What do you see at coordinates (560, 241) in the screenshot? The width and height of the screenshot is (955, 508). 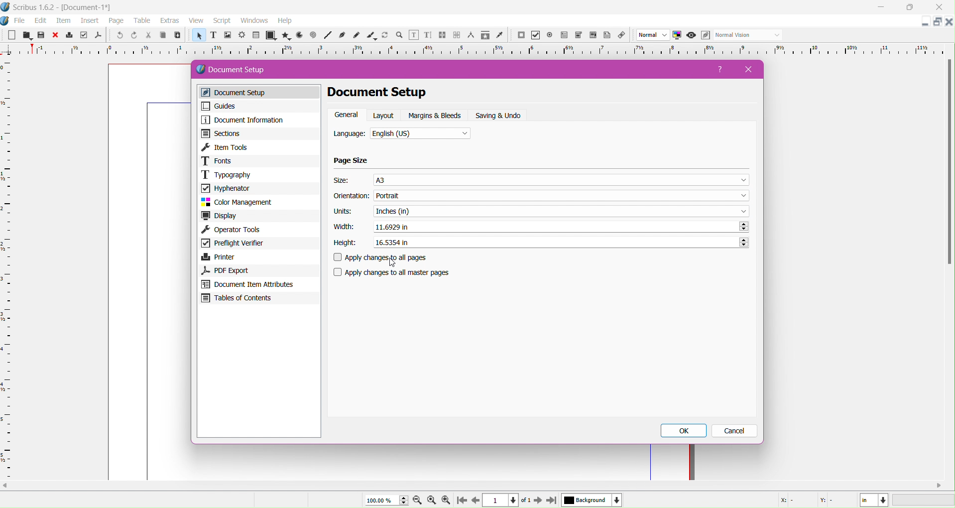 I see `Set the required Height` at bounding box center [560, 241].